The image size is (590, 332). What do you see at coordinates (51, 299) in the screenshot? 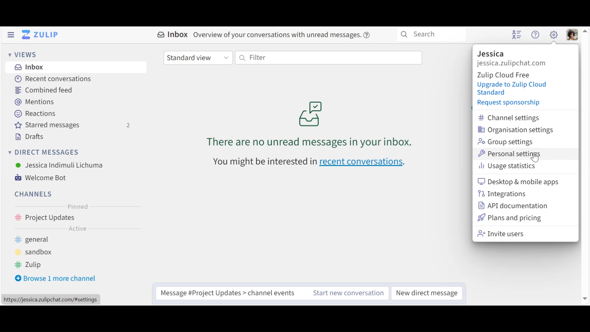
I see `https:/jessica.zulipchat.com/#settings` at bounding box center [51, 299].